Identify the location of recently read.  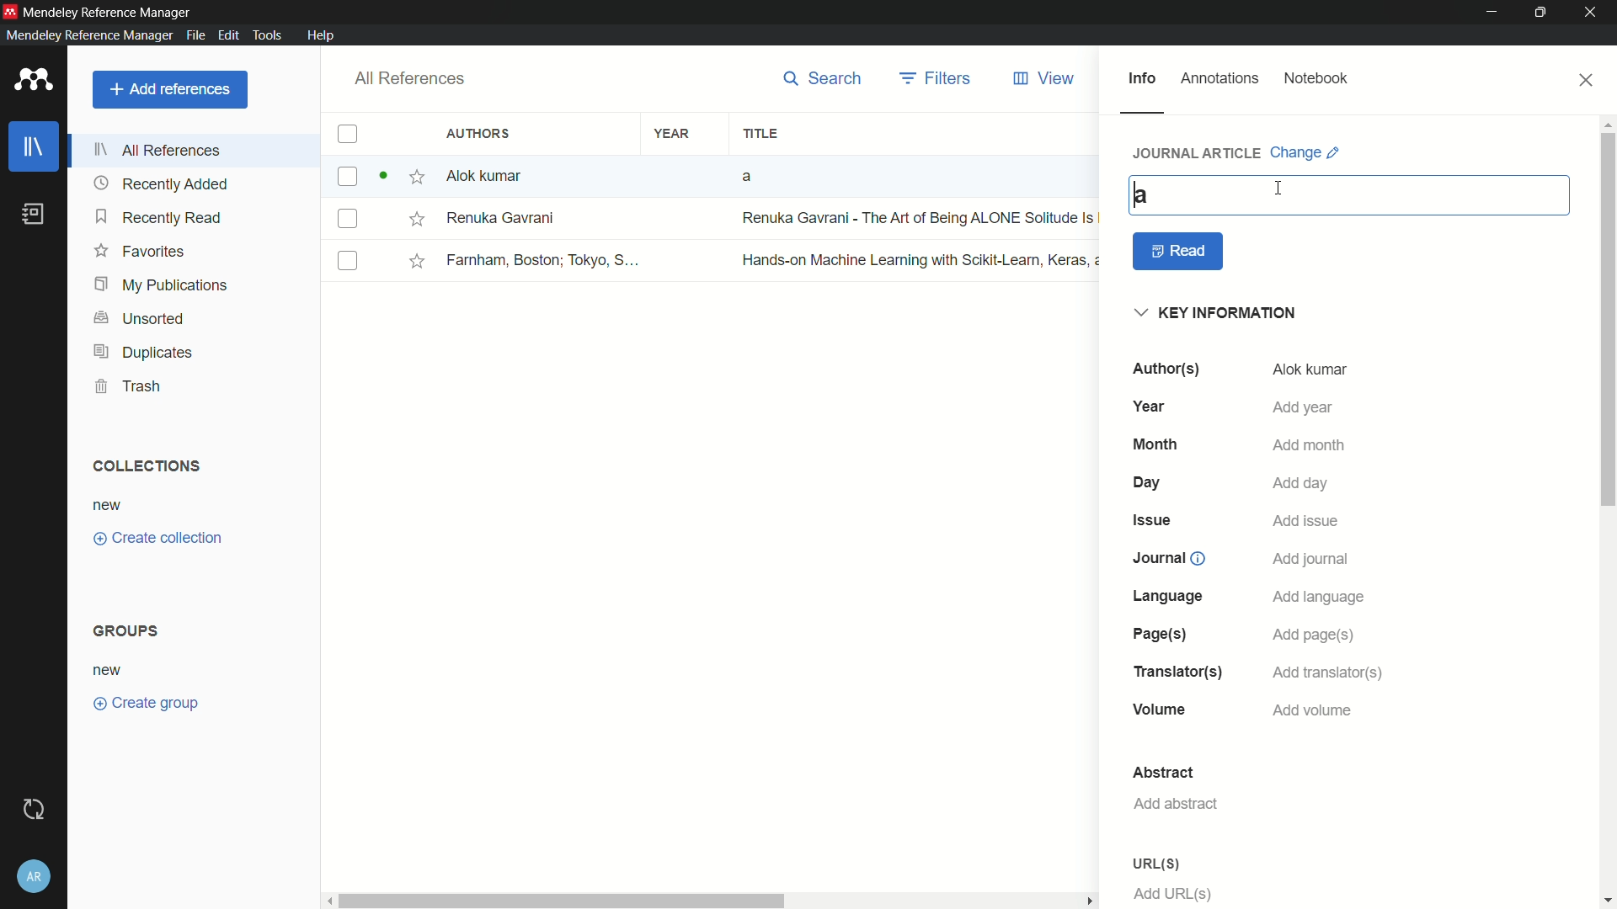
(159, 216).